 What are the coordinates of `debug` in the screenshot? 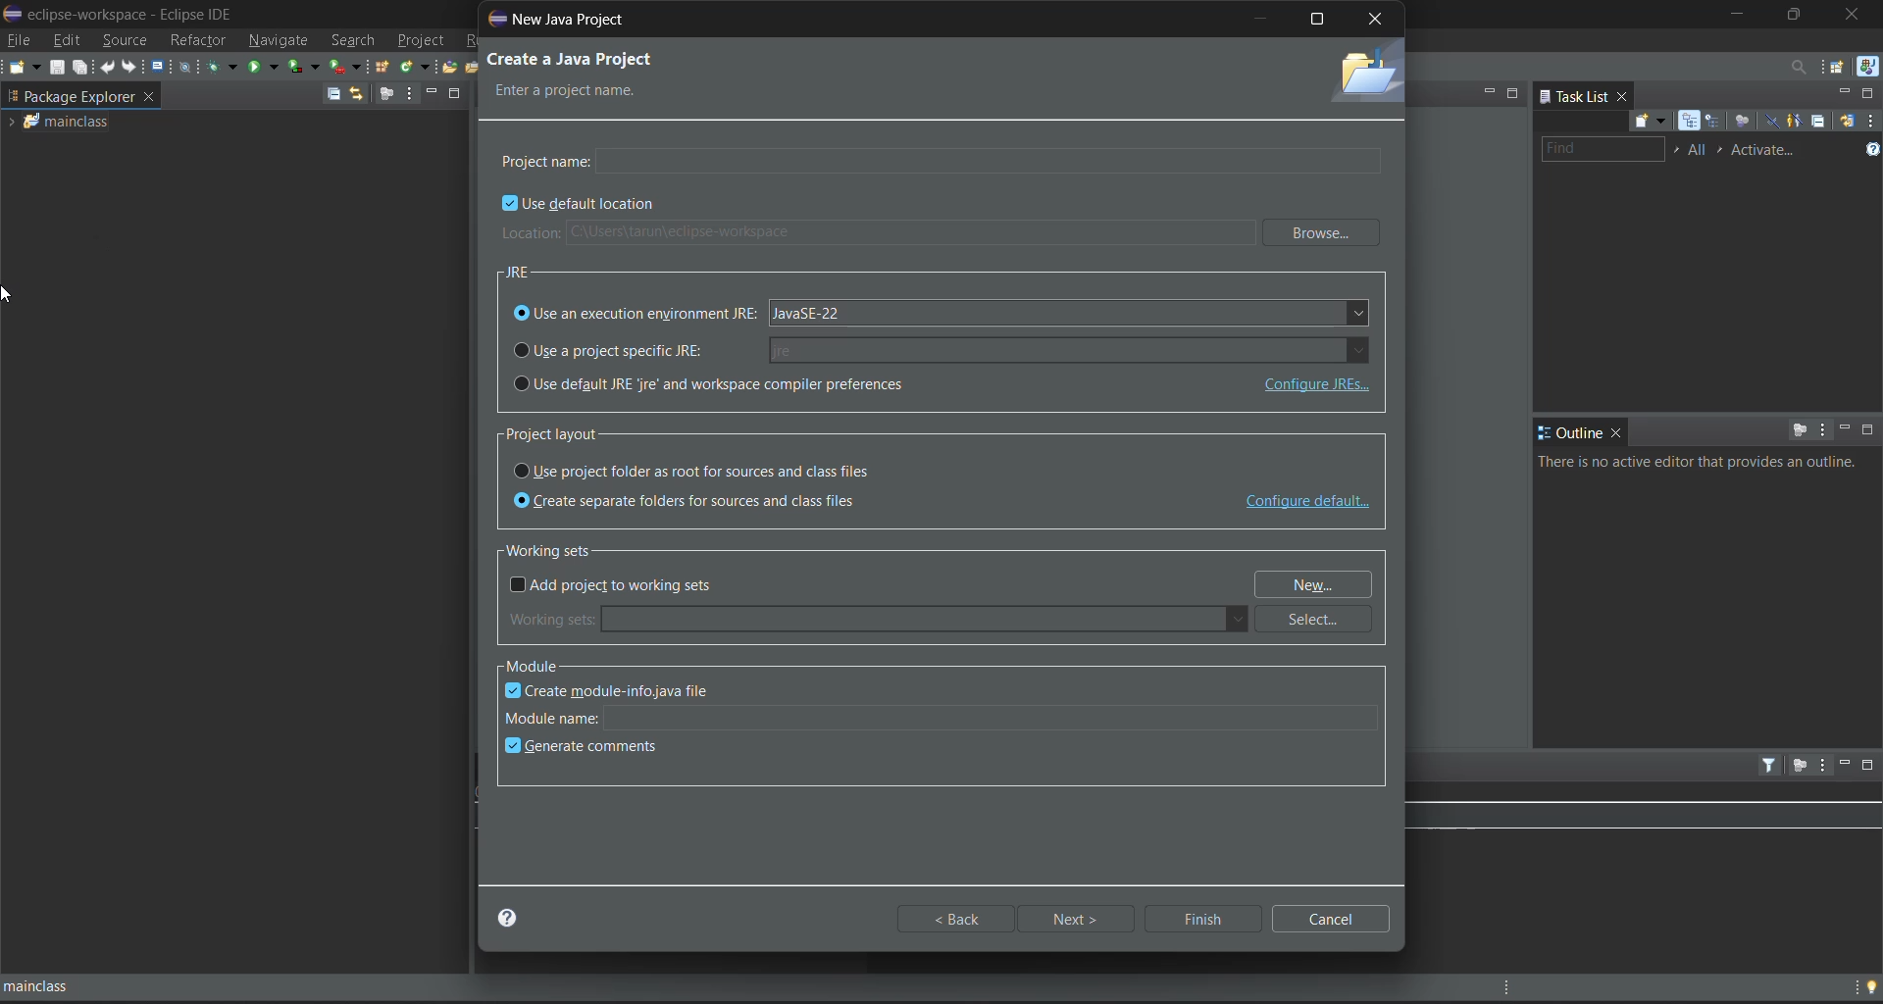 It's located at (223, 66).